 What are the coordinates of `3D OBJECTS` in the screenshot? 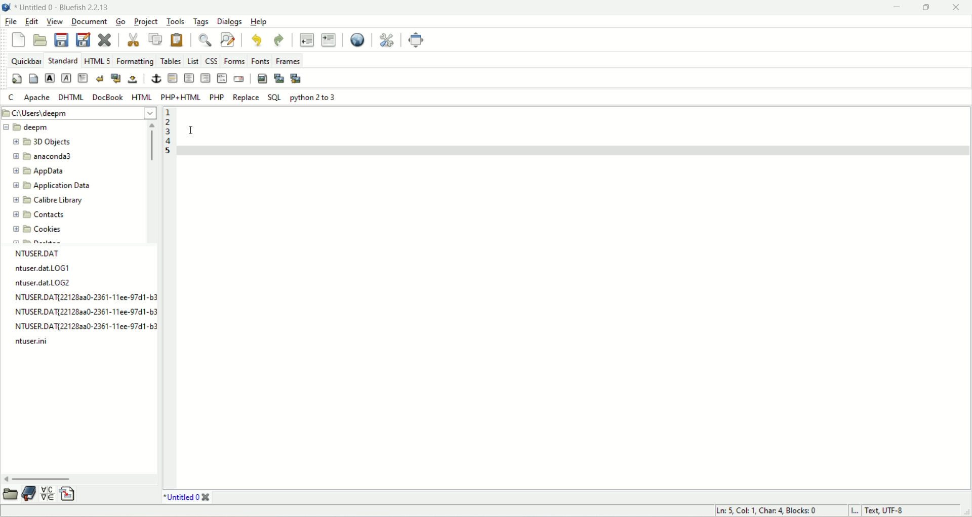 It's located at (46, 142).